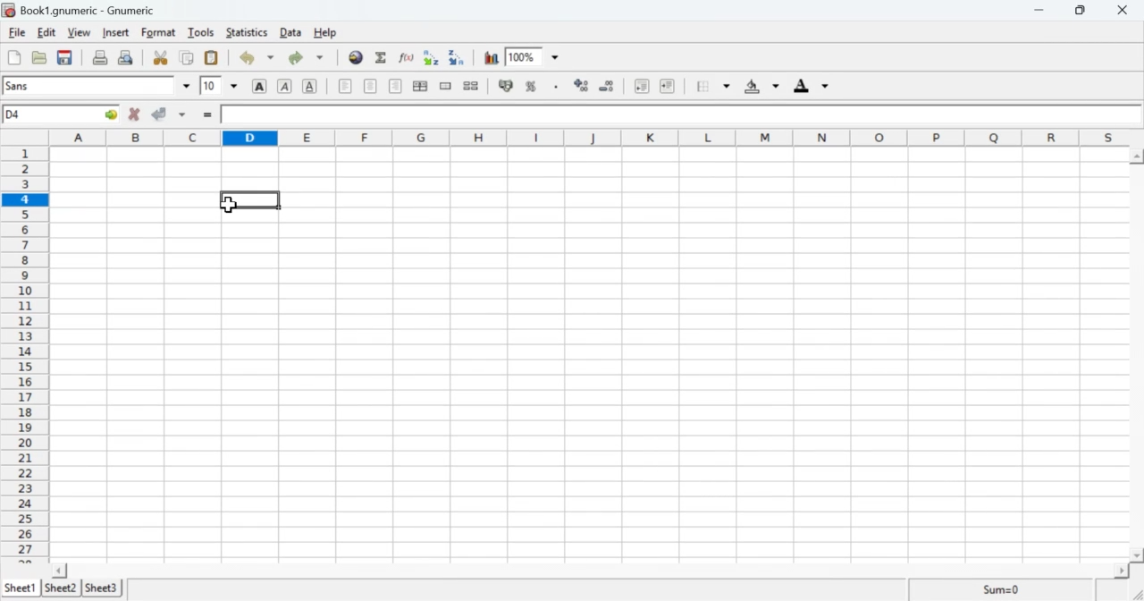 The height and width of the screenshot is (601, 1144). What do you see at coordinates (640, 88) in the screenshot?
I see `Decrease Indent` at bounding box center [640, 88].